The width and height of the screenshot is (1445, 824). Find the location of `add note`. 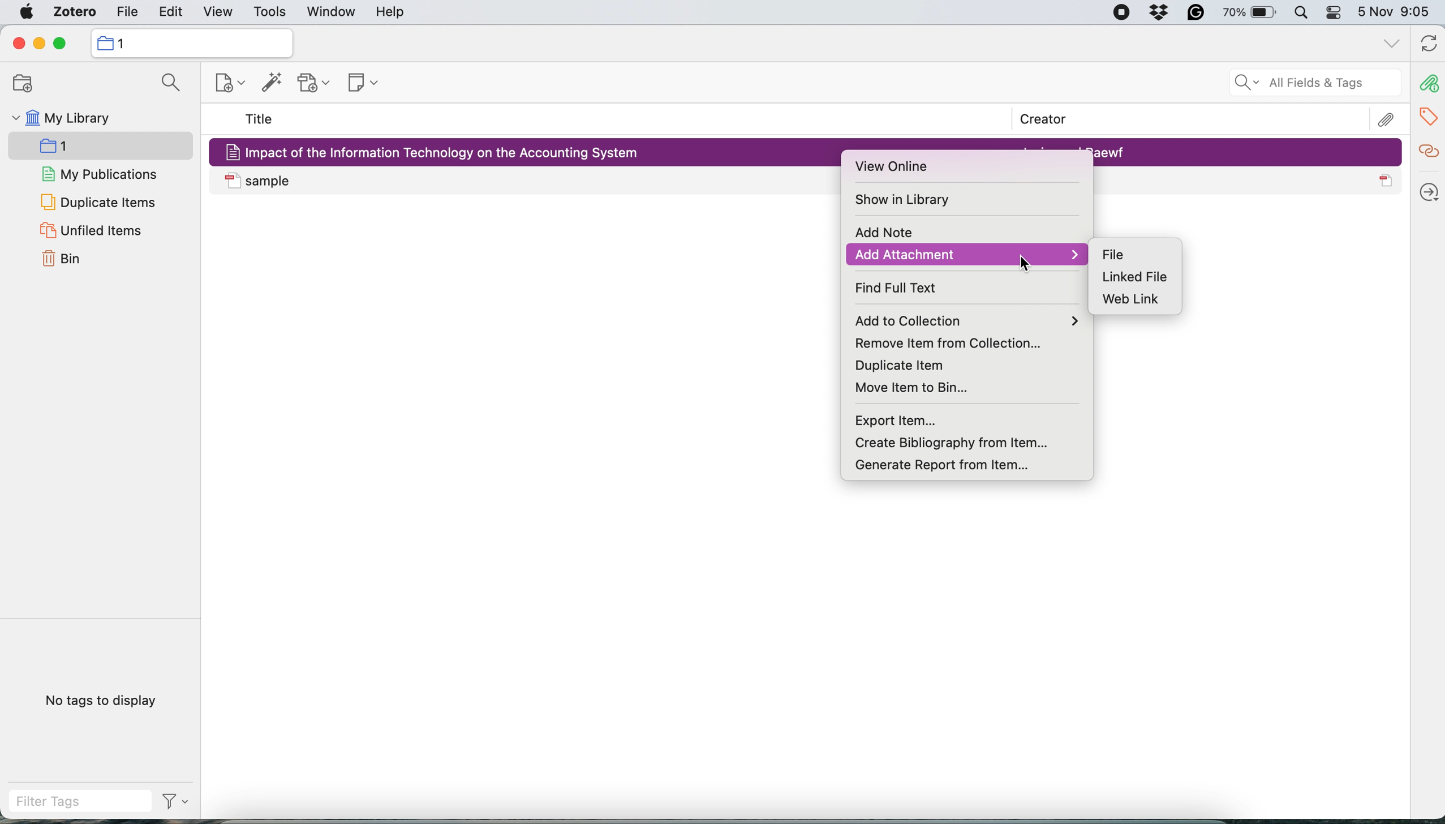

add note is located at coordinates (881, 234).